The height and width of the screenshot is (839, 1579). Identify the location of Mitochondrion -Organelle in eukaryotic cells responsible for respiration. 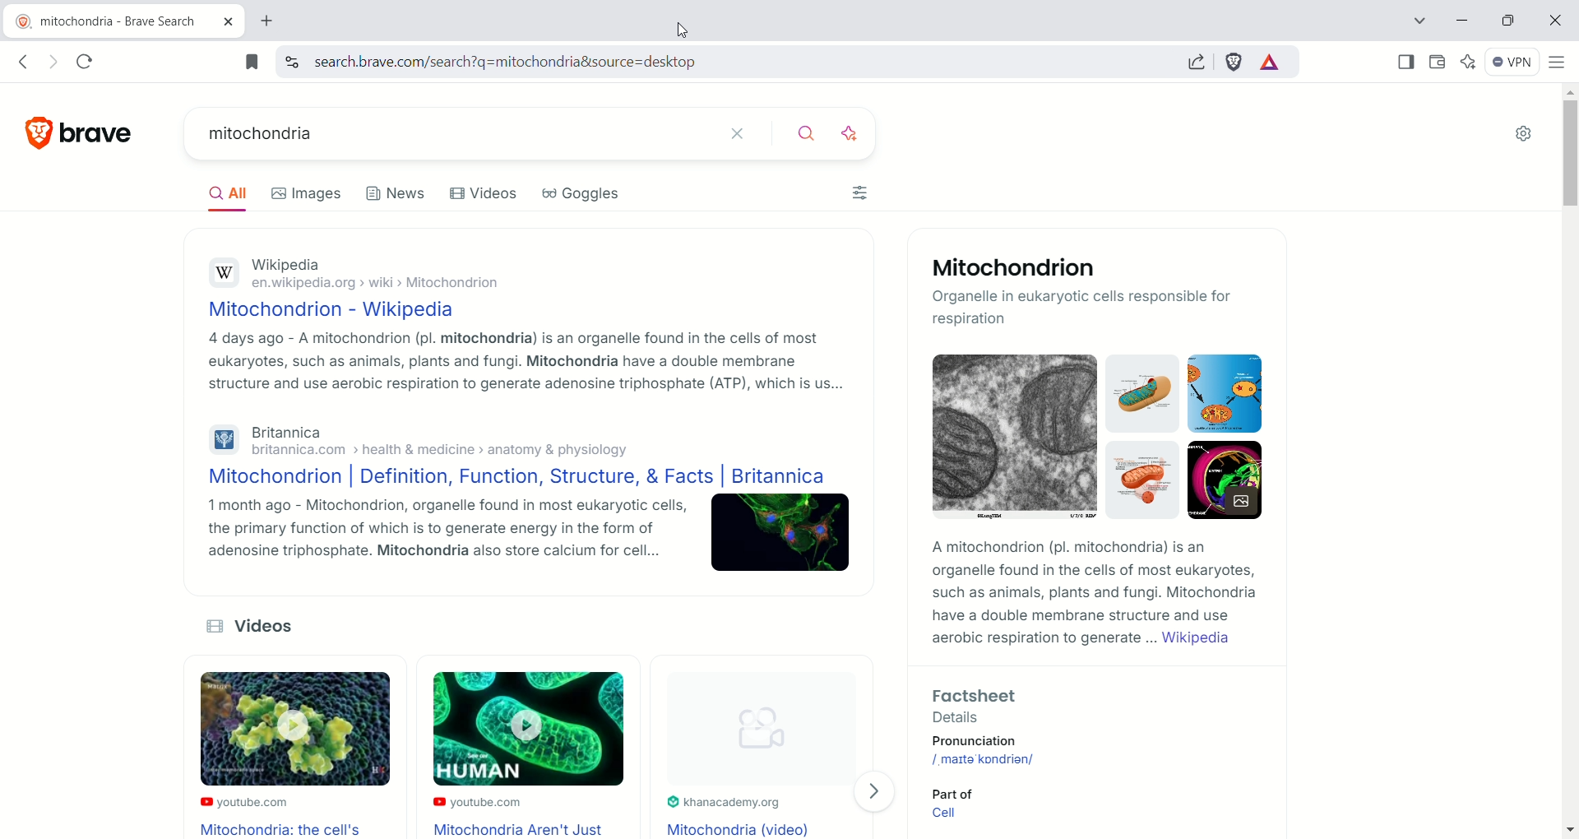
(1096, 293).